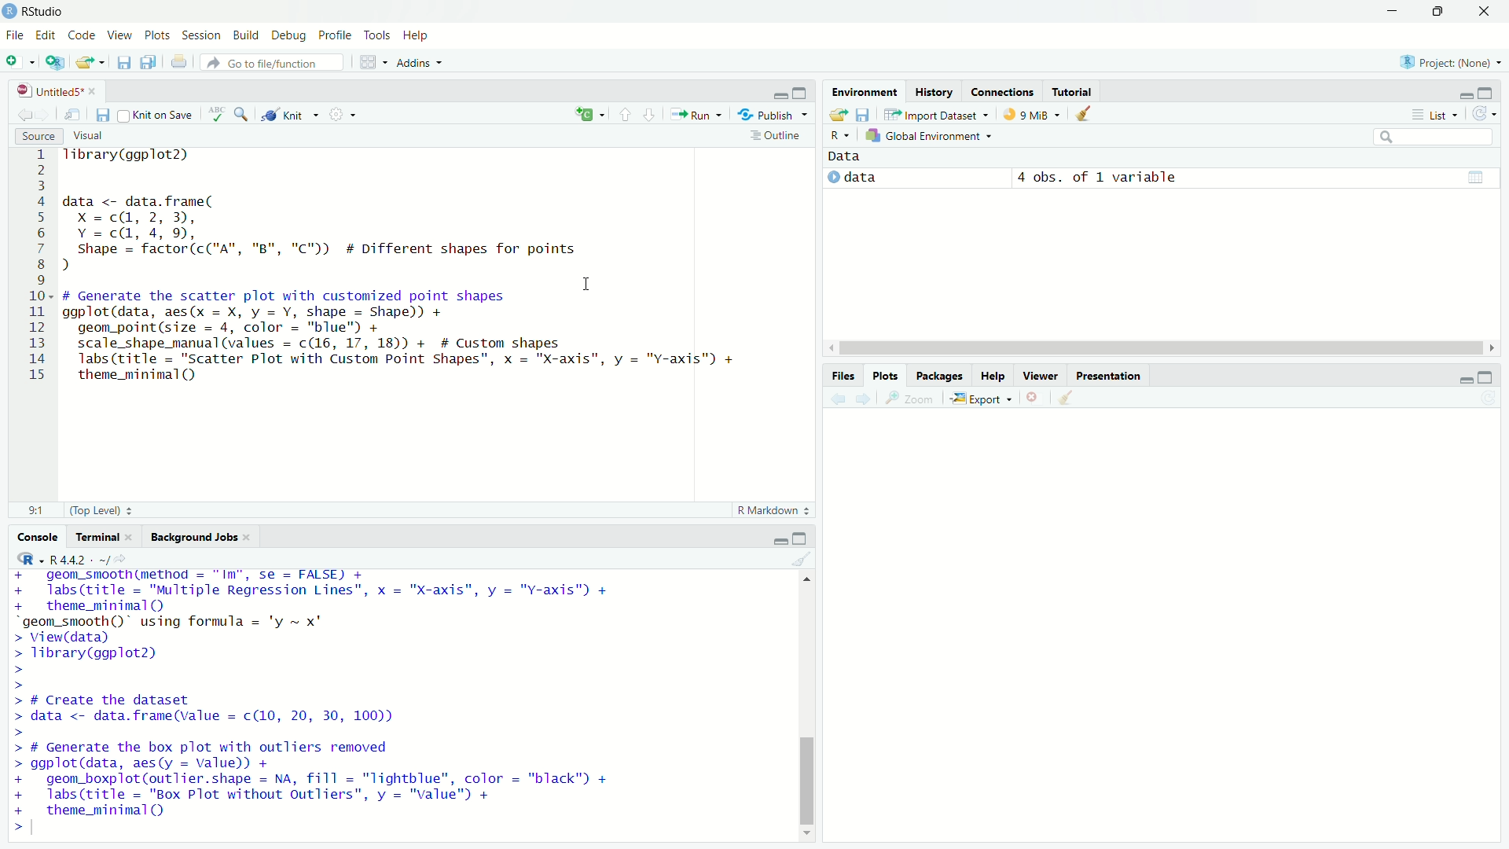 This screenshot has height=849, width=1509. I want to click on minimize, so click(1463, 94).